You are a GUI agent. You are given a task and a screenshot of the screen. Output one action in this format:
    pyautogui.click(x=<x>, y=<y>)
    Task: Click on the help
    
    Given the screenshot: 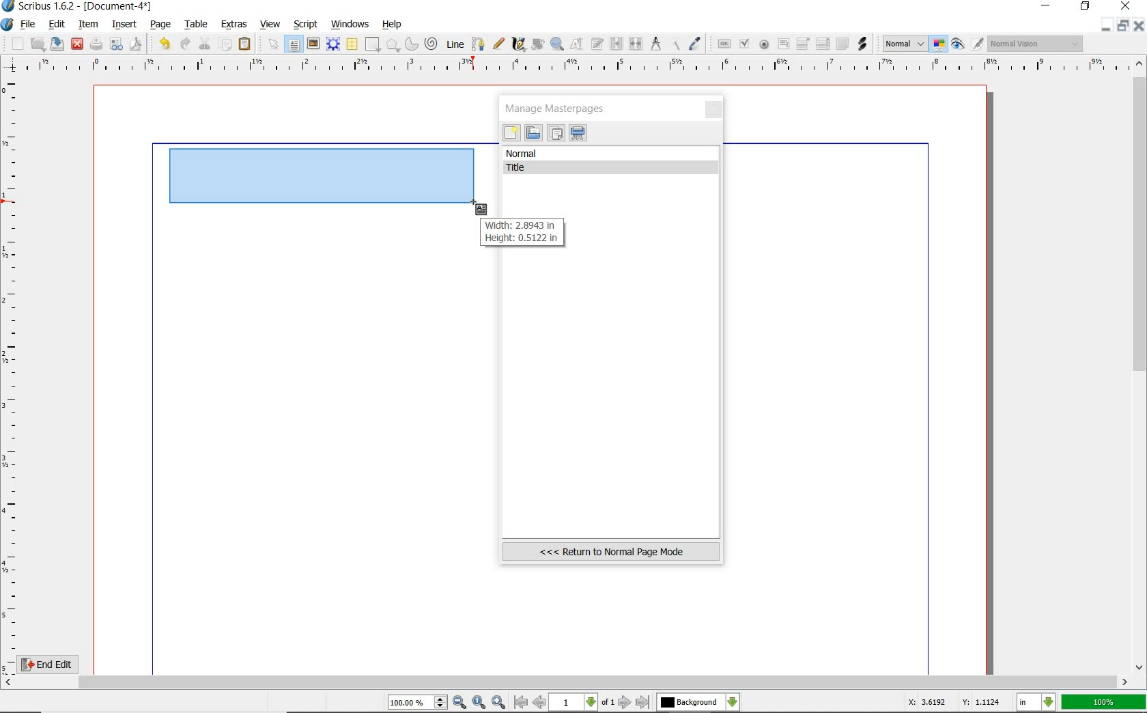 What is the action you would take?
    pyautogui.click(x=393, y=25)
    